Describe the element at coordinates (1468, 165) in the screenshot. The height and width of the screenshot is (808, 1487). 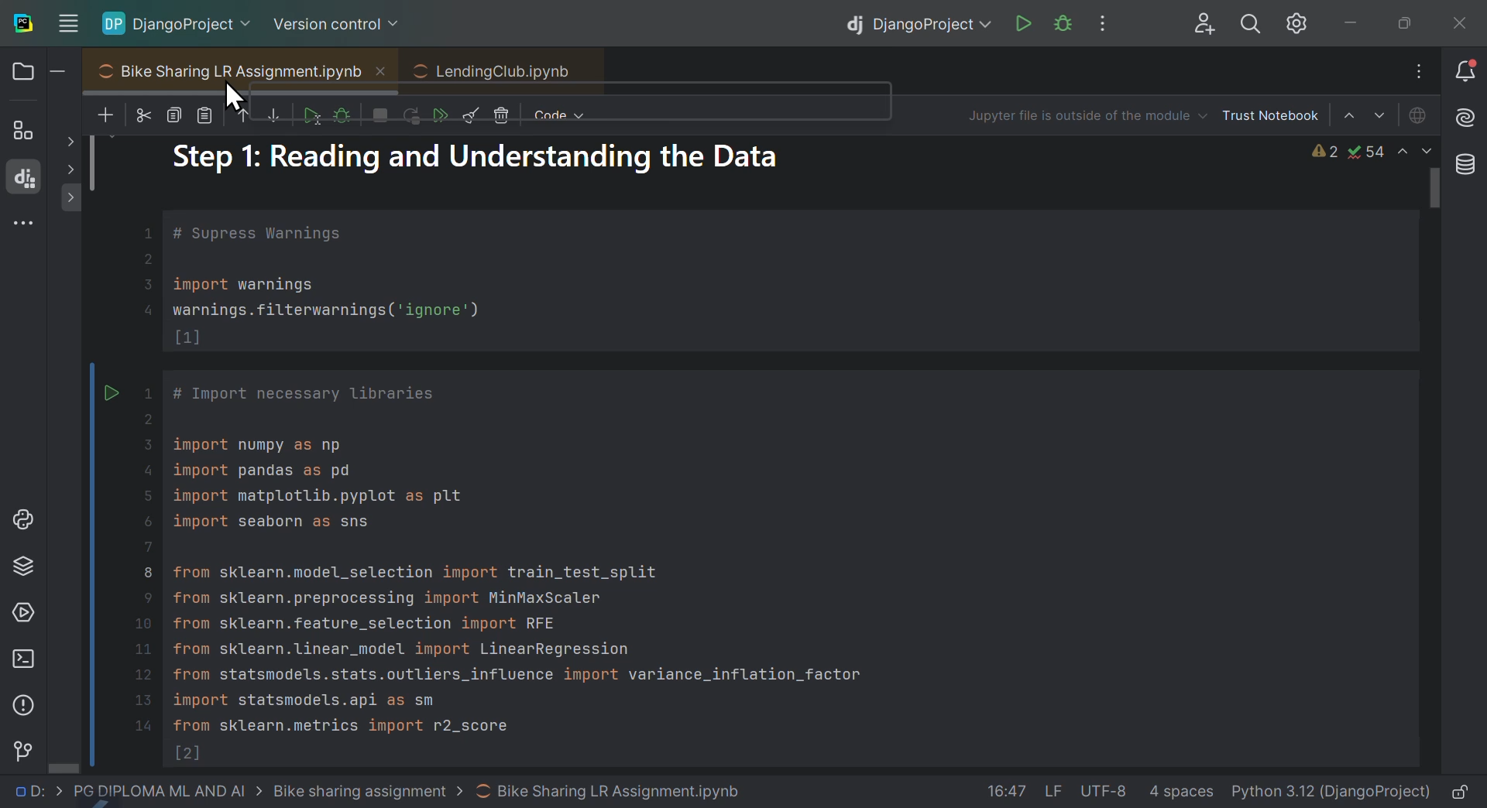
I see `Database` at that location.